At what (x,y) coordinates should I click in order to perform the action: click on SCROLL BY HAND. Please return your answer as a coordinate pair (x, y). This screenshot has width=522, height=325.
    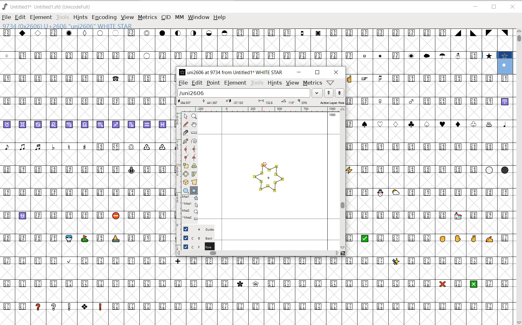
    Looking at the image, I should click on (194, 125).